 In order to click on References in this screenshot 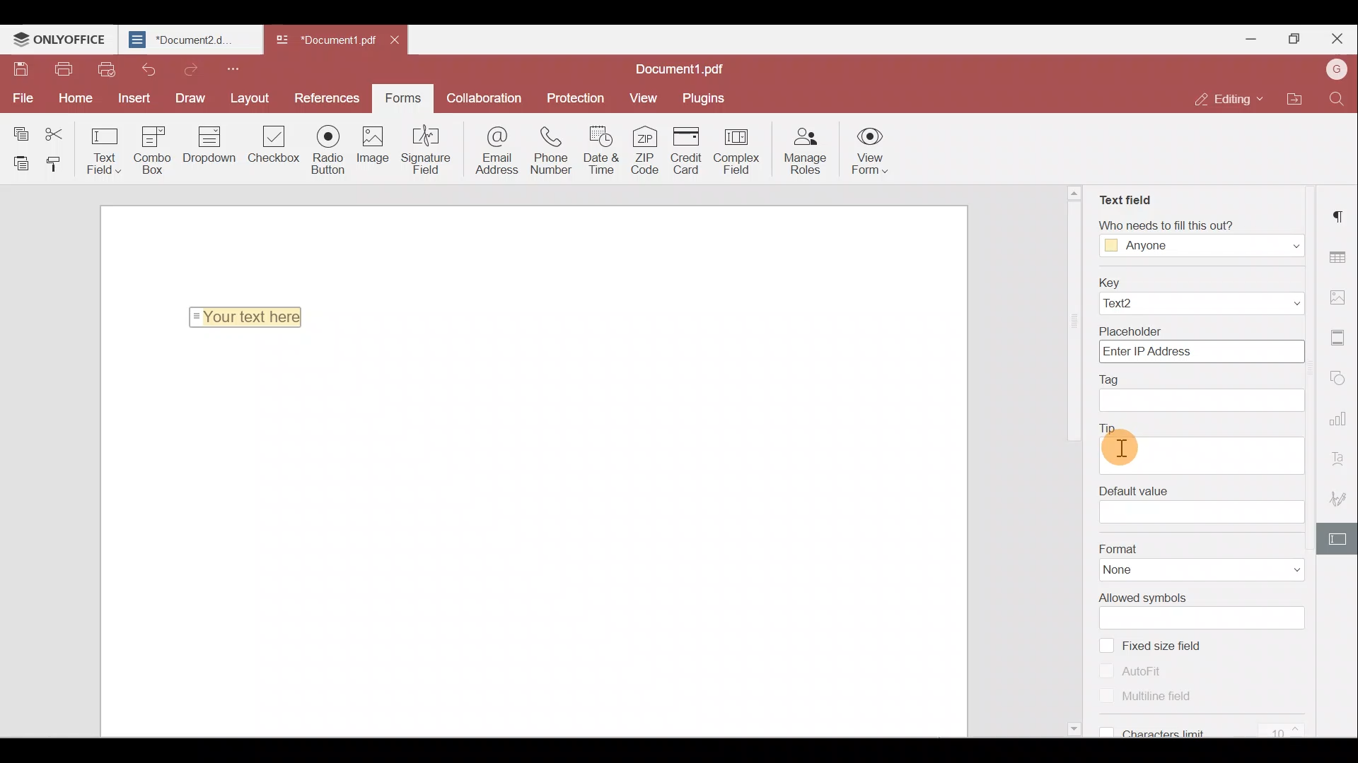, I will do `click(324, 97)`.